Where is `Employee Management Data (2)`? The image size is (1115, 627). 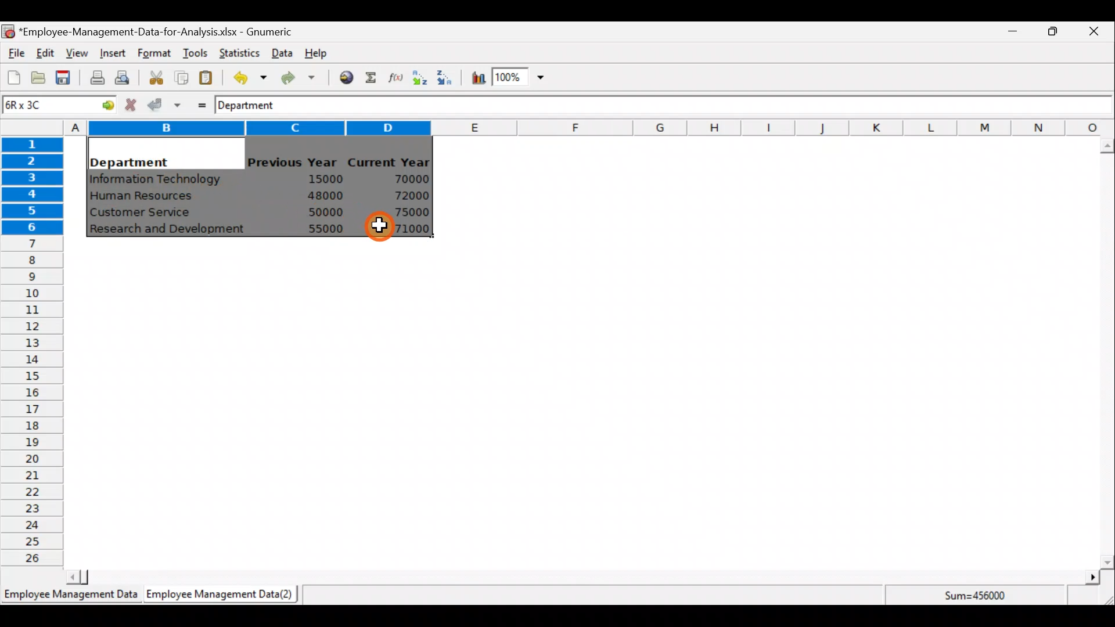
Employee Management Data (2) is located at coordinates (222, 594).